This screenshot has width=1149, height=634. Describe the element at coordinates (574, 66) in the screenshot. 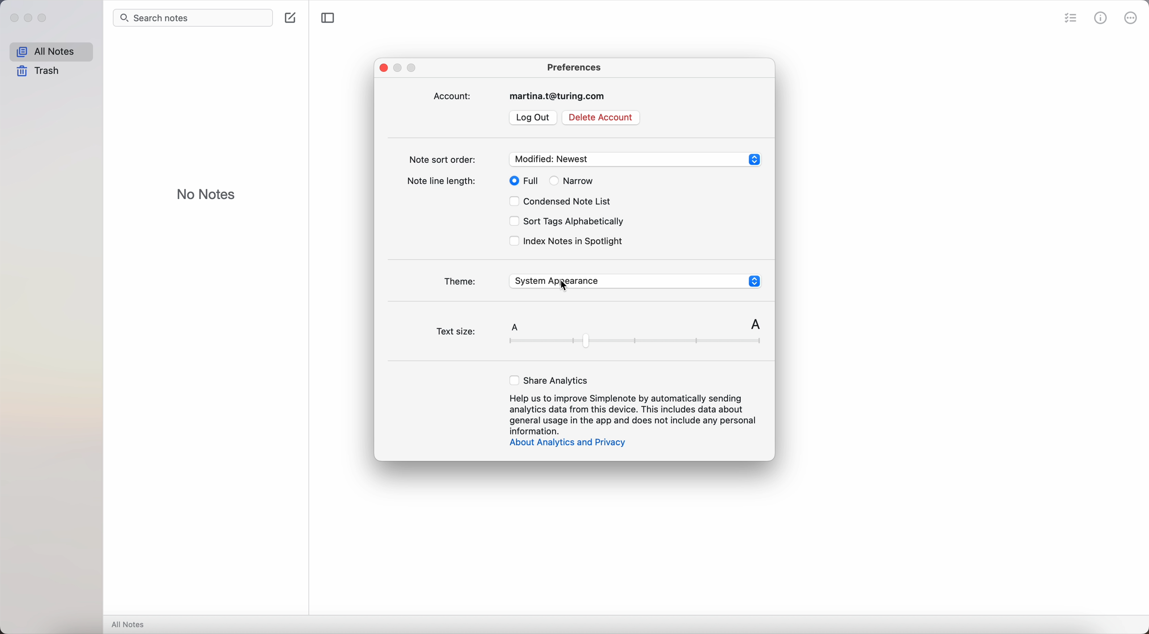

I see `preferences` at that location.